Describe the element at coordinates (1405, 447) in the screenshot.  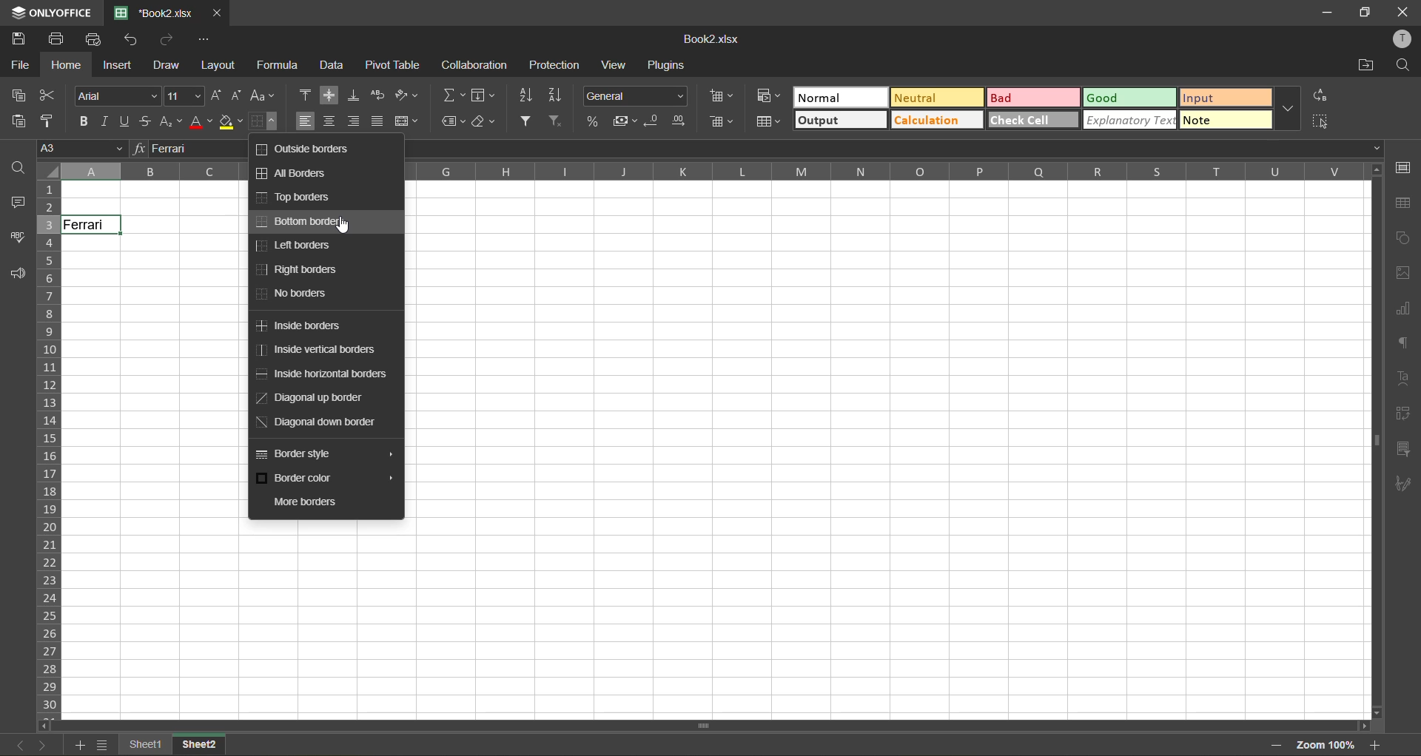
I see `slicer` at that location.